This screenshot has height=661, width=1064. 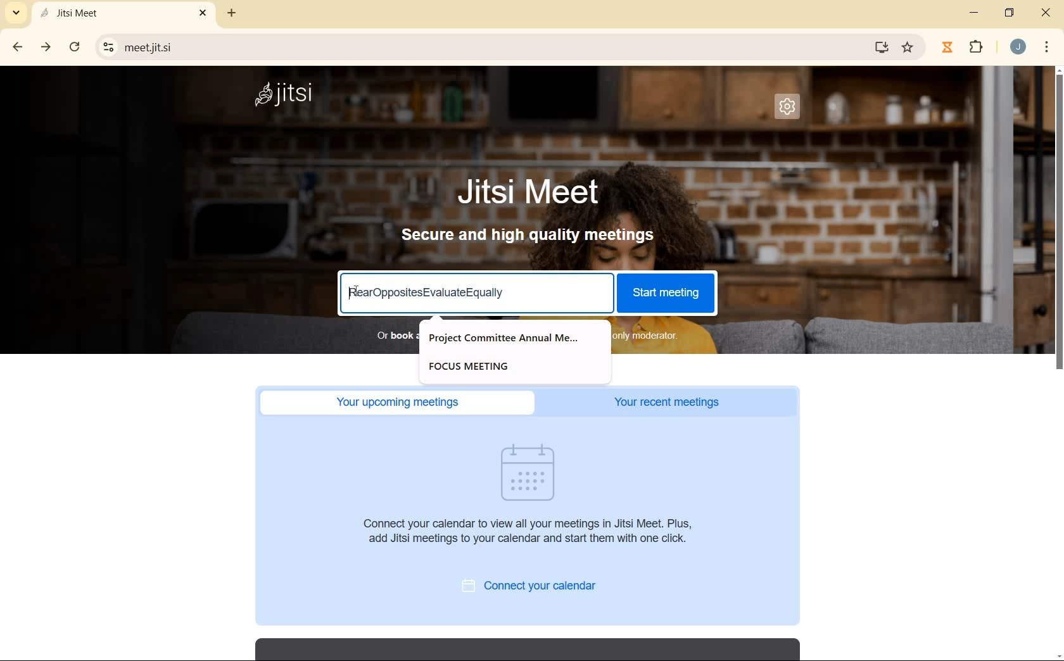 What do you see at coordinates (231, 15) in the screenshot?
I see `add tab` at bounding box center [231, 15].